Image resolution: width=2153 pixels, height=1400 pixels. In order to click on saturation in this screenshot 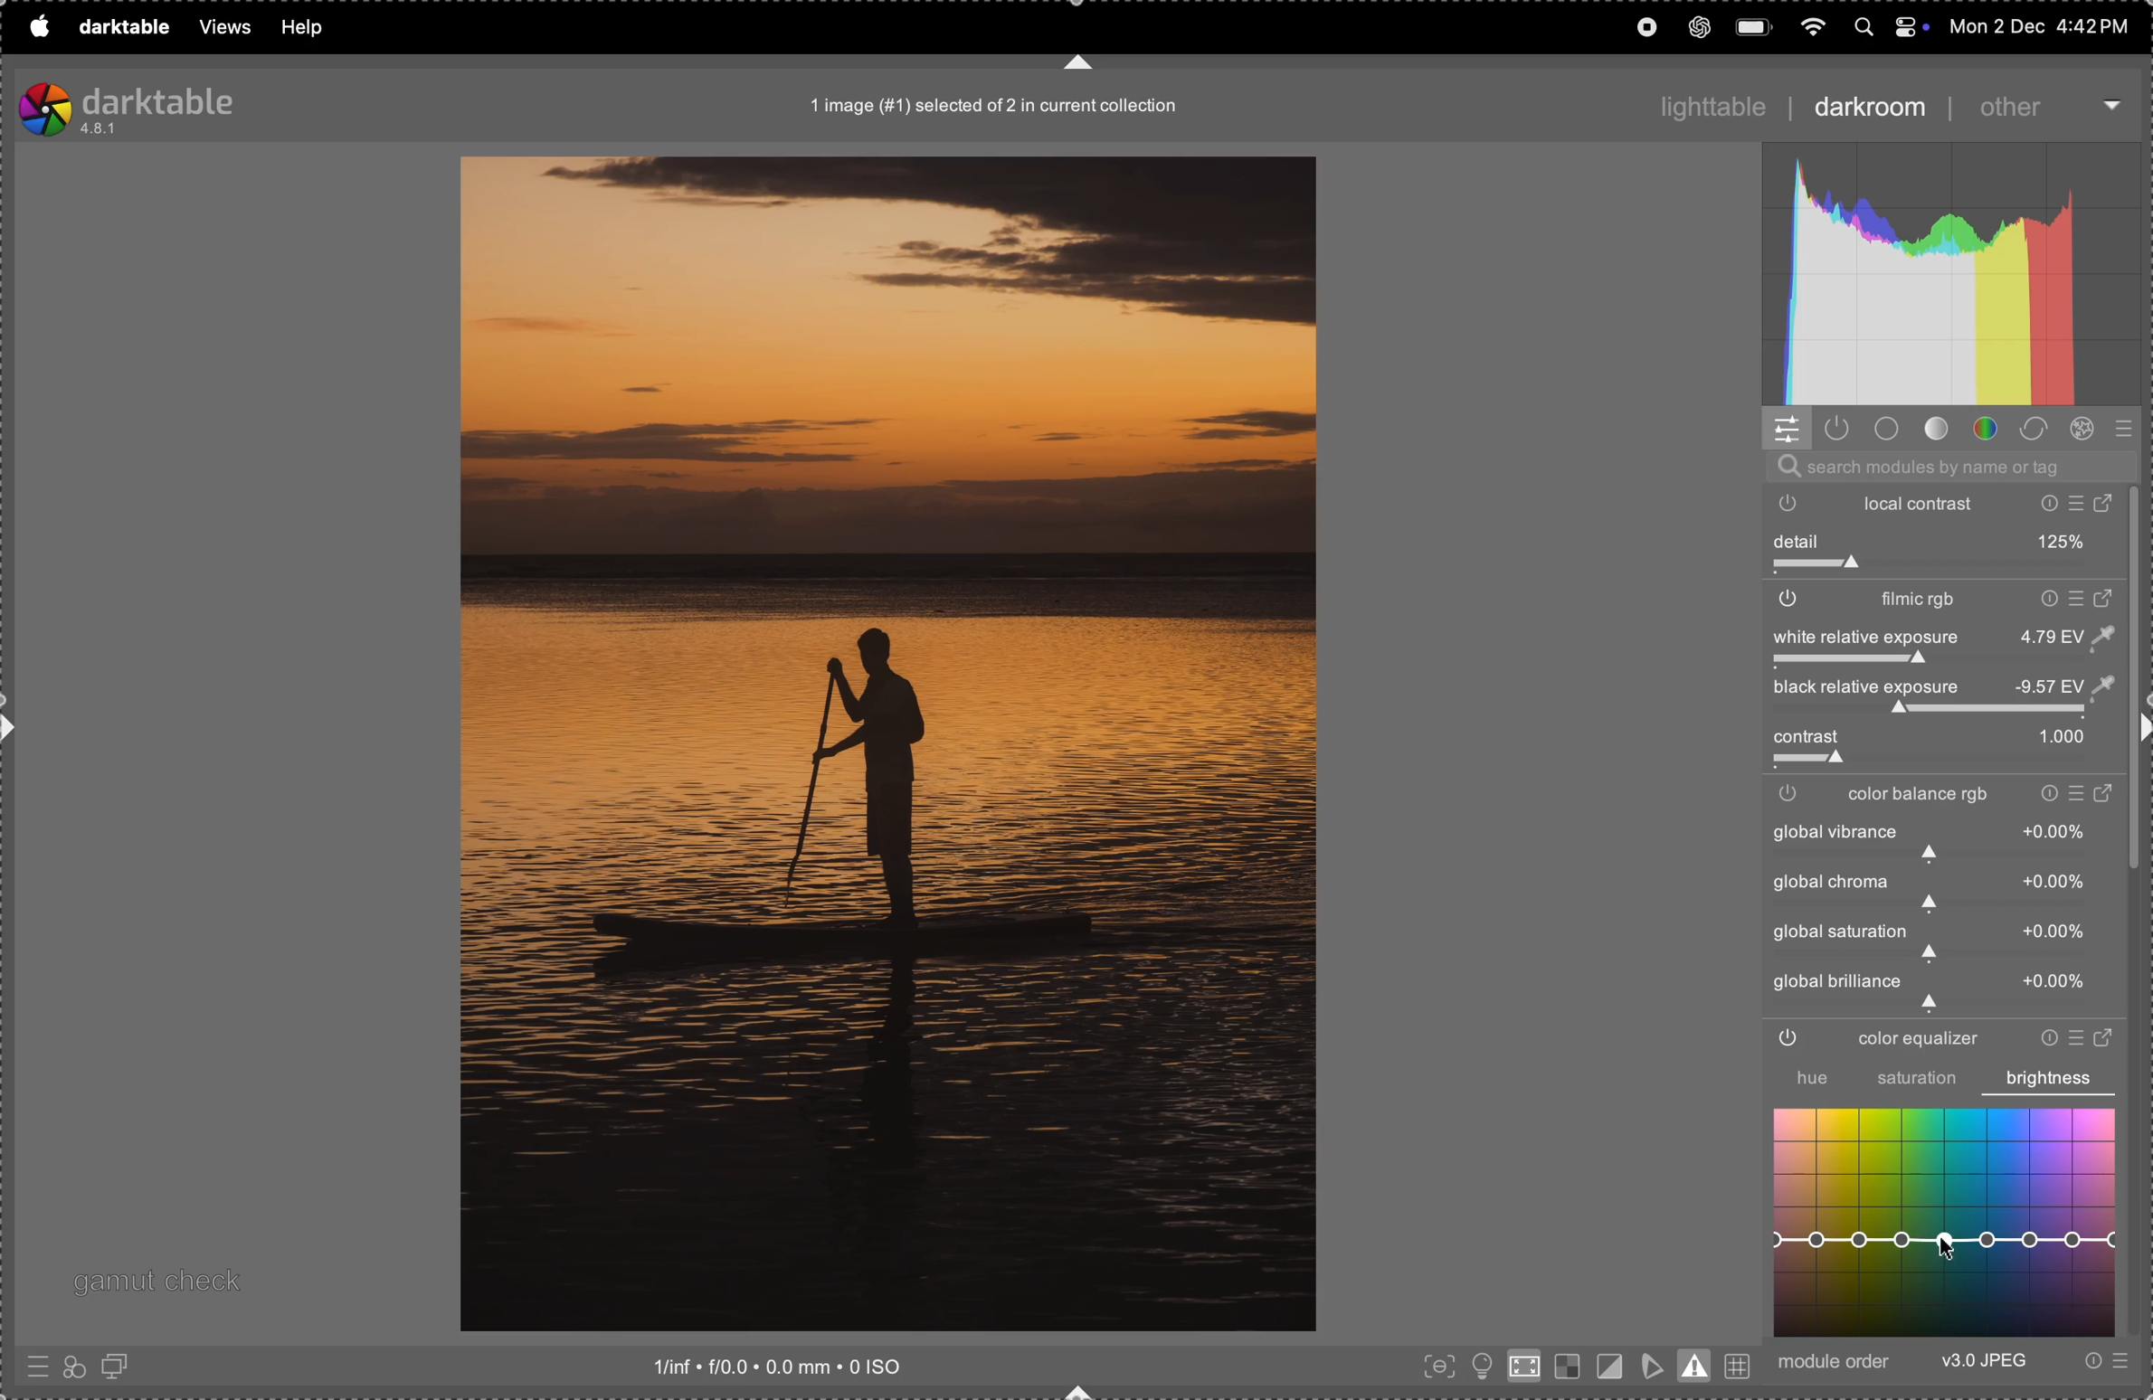, I will do `click(1917, 1081)`.